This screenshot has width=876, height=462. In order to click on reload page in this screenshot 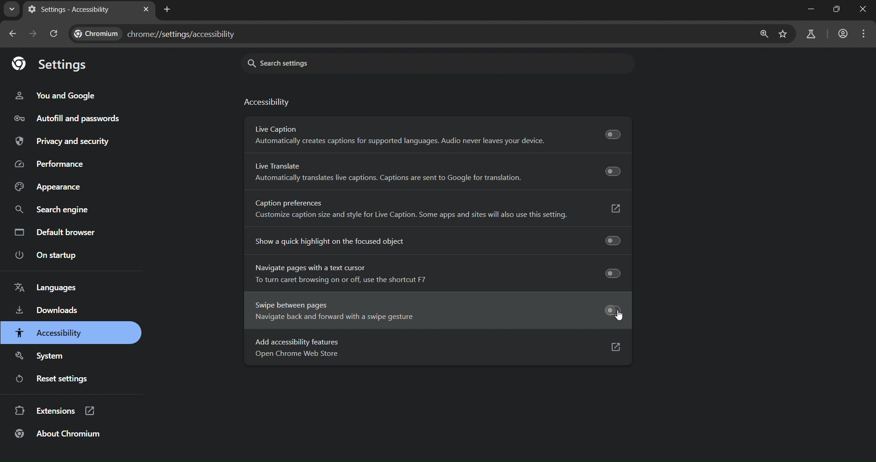, I will do `click(55, 34)`.